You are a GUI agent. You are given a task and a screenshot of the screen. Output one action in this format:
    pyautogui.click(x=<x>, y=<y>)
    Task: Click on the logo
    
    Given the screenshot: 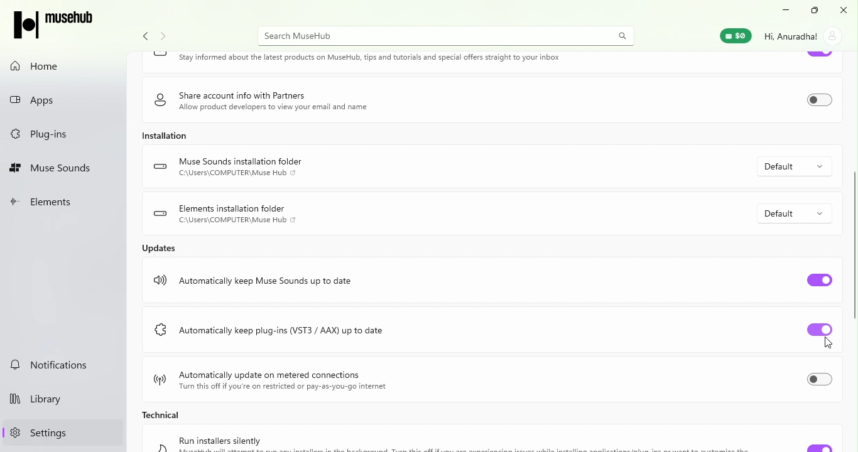 What is the action you would take?
    pyautogui.click(x=161, y=329)
    